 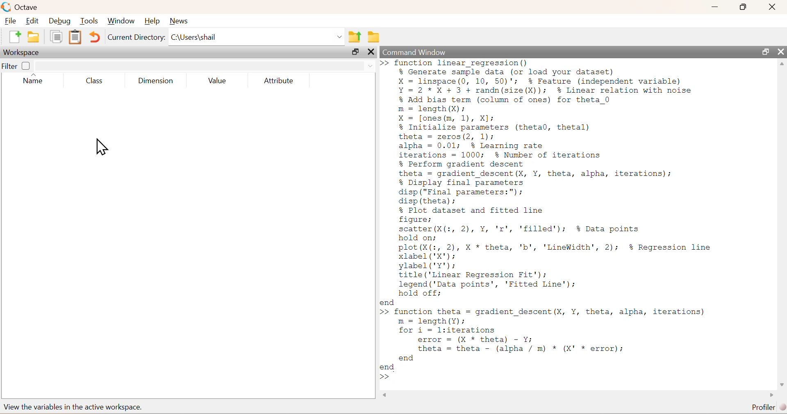 I want to click on Dimension, so click(x=156, y=81).